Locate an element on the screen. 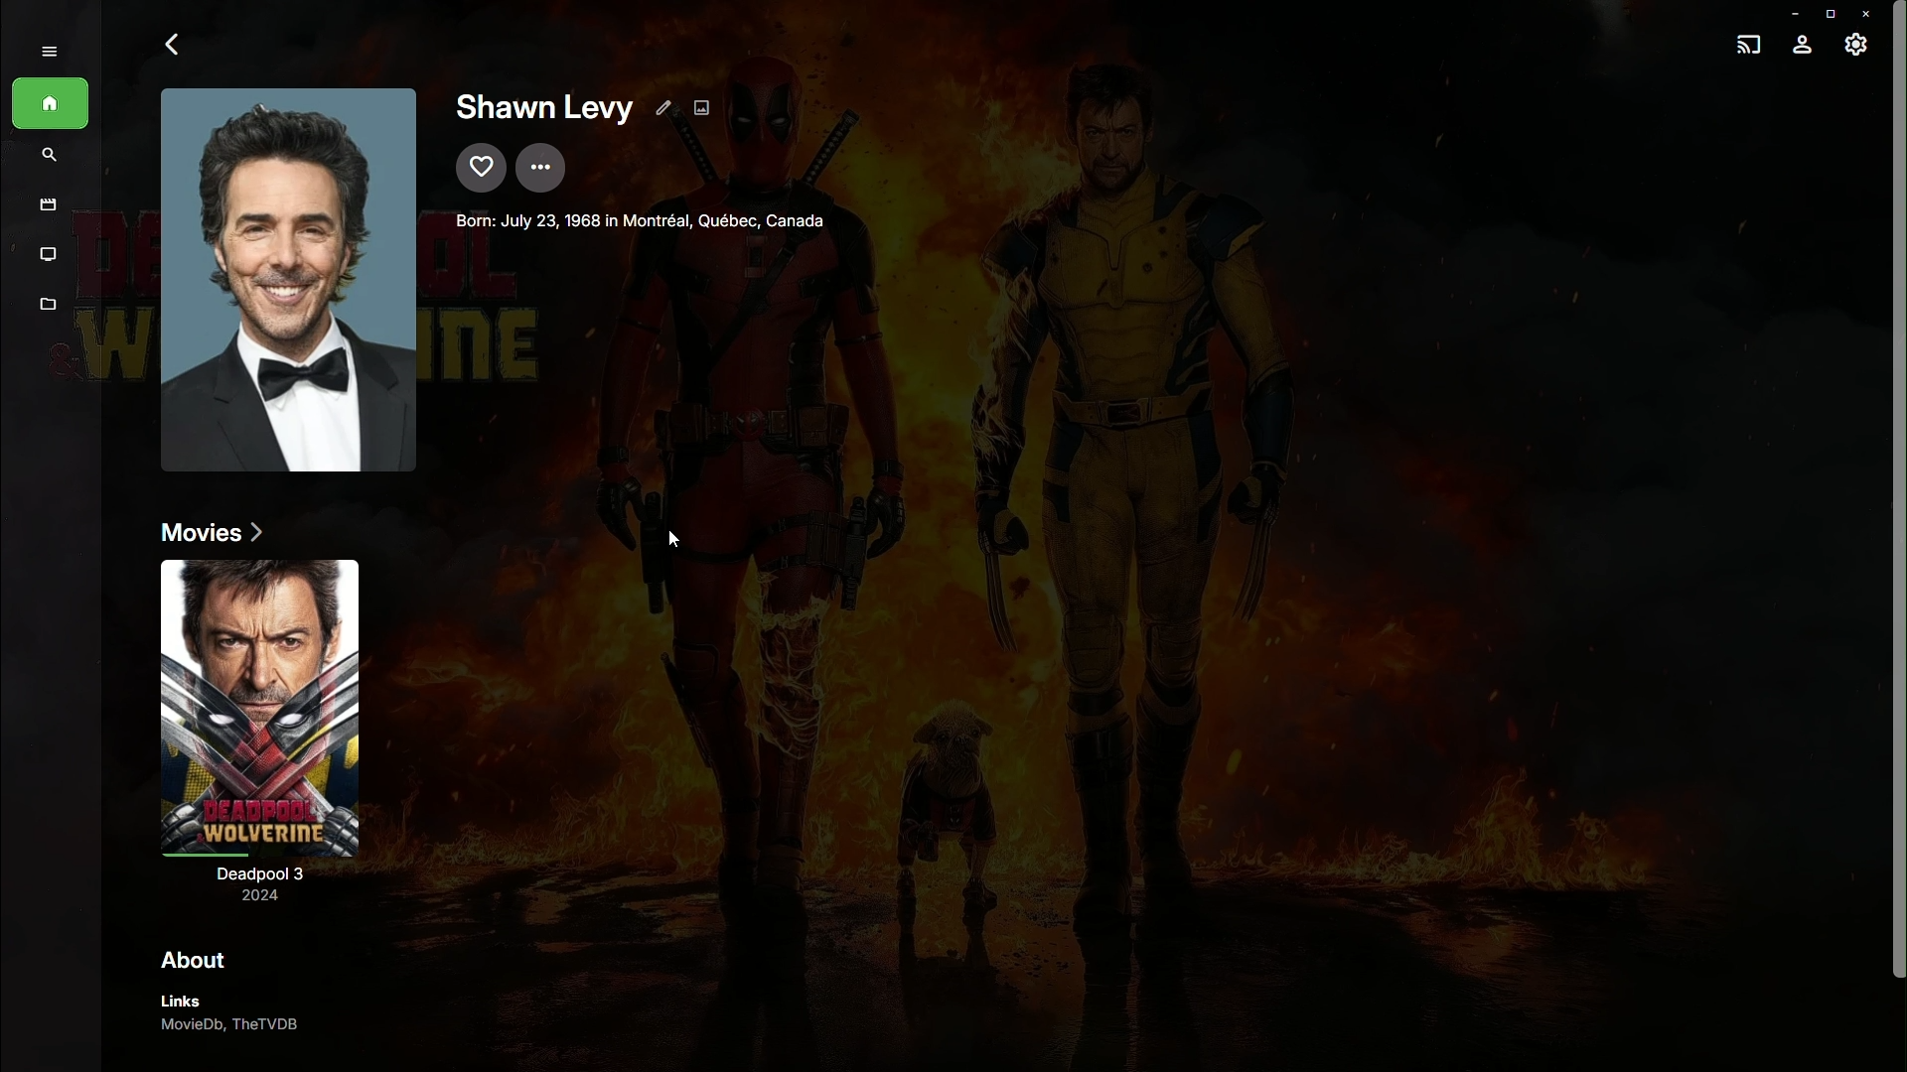 The width and height of the screenshot is (1907, 1072). Cast is located at coordinates (1746, 47).